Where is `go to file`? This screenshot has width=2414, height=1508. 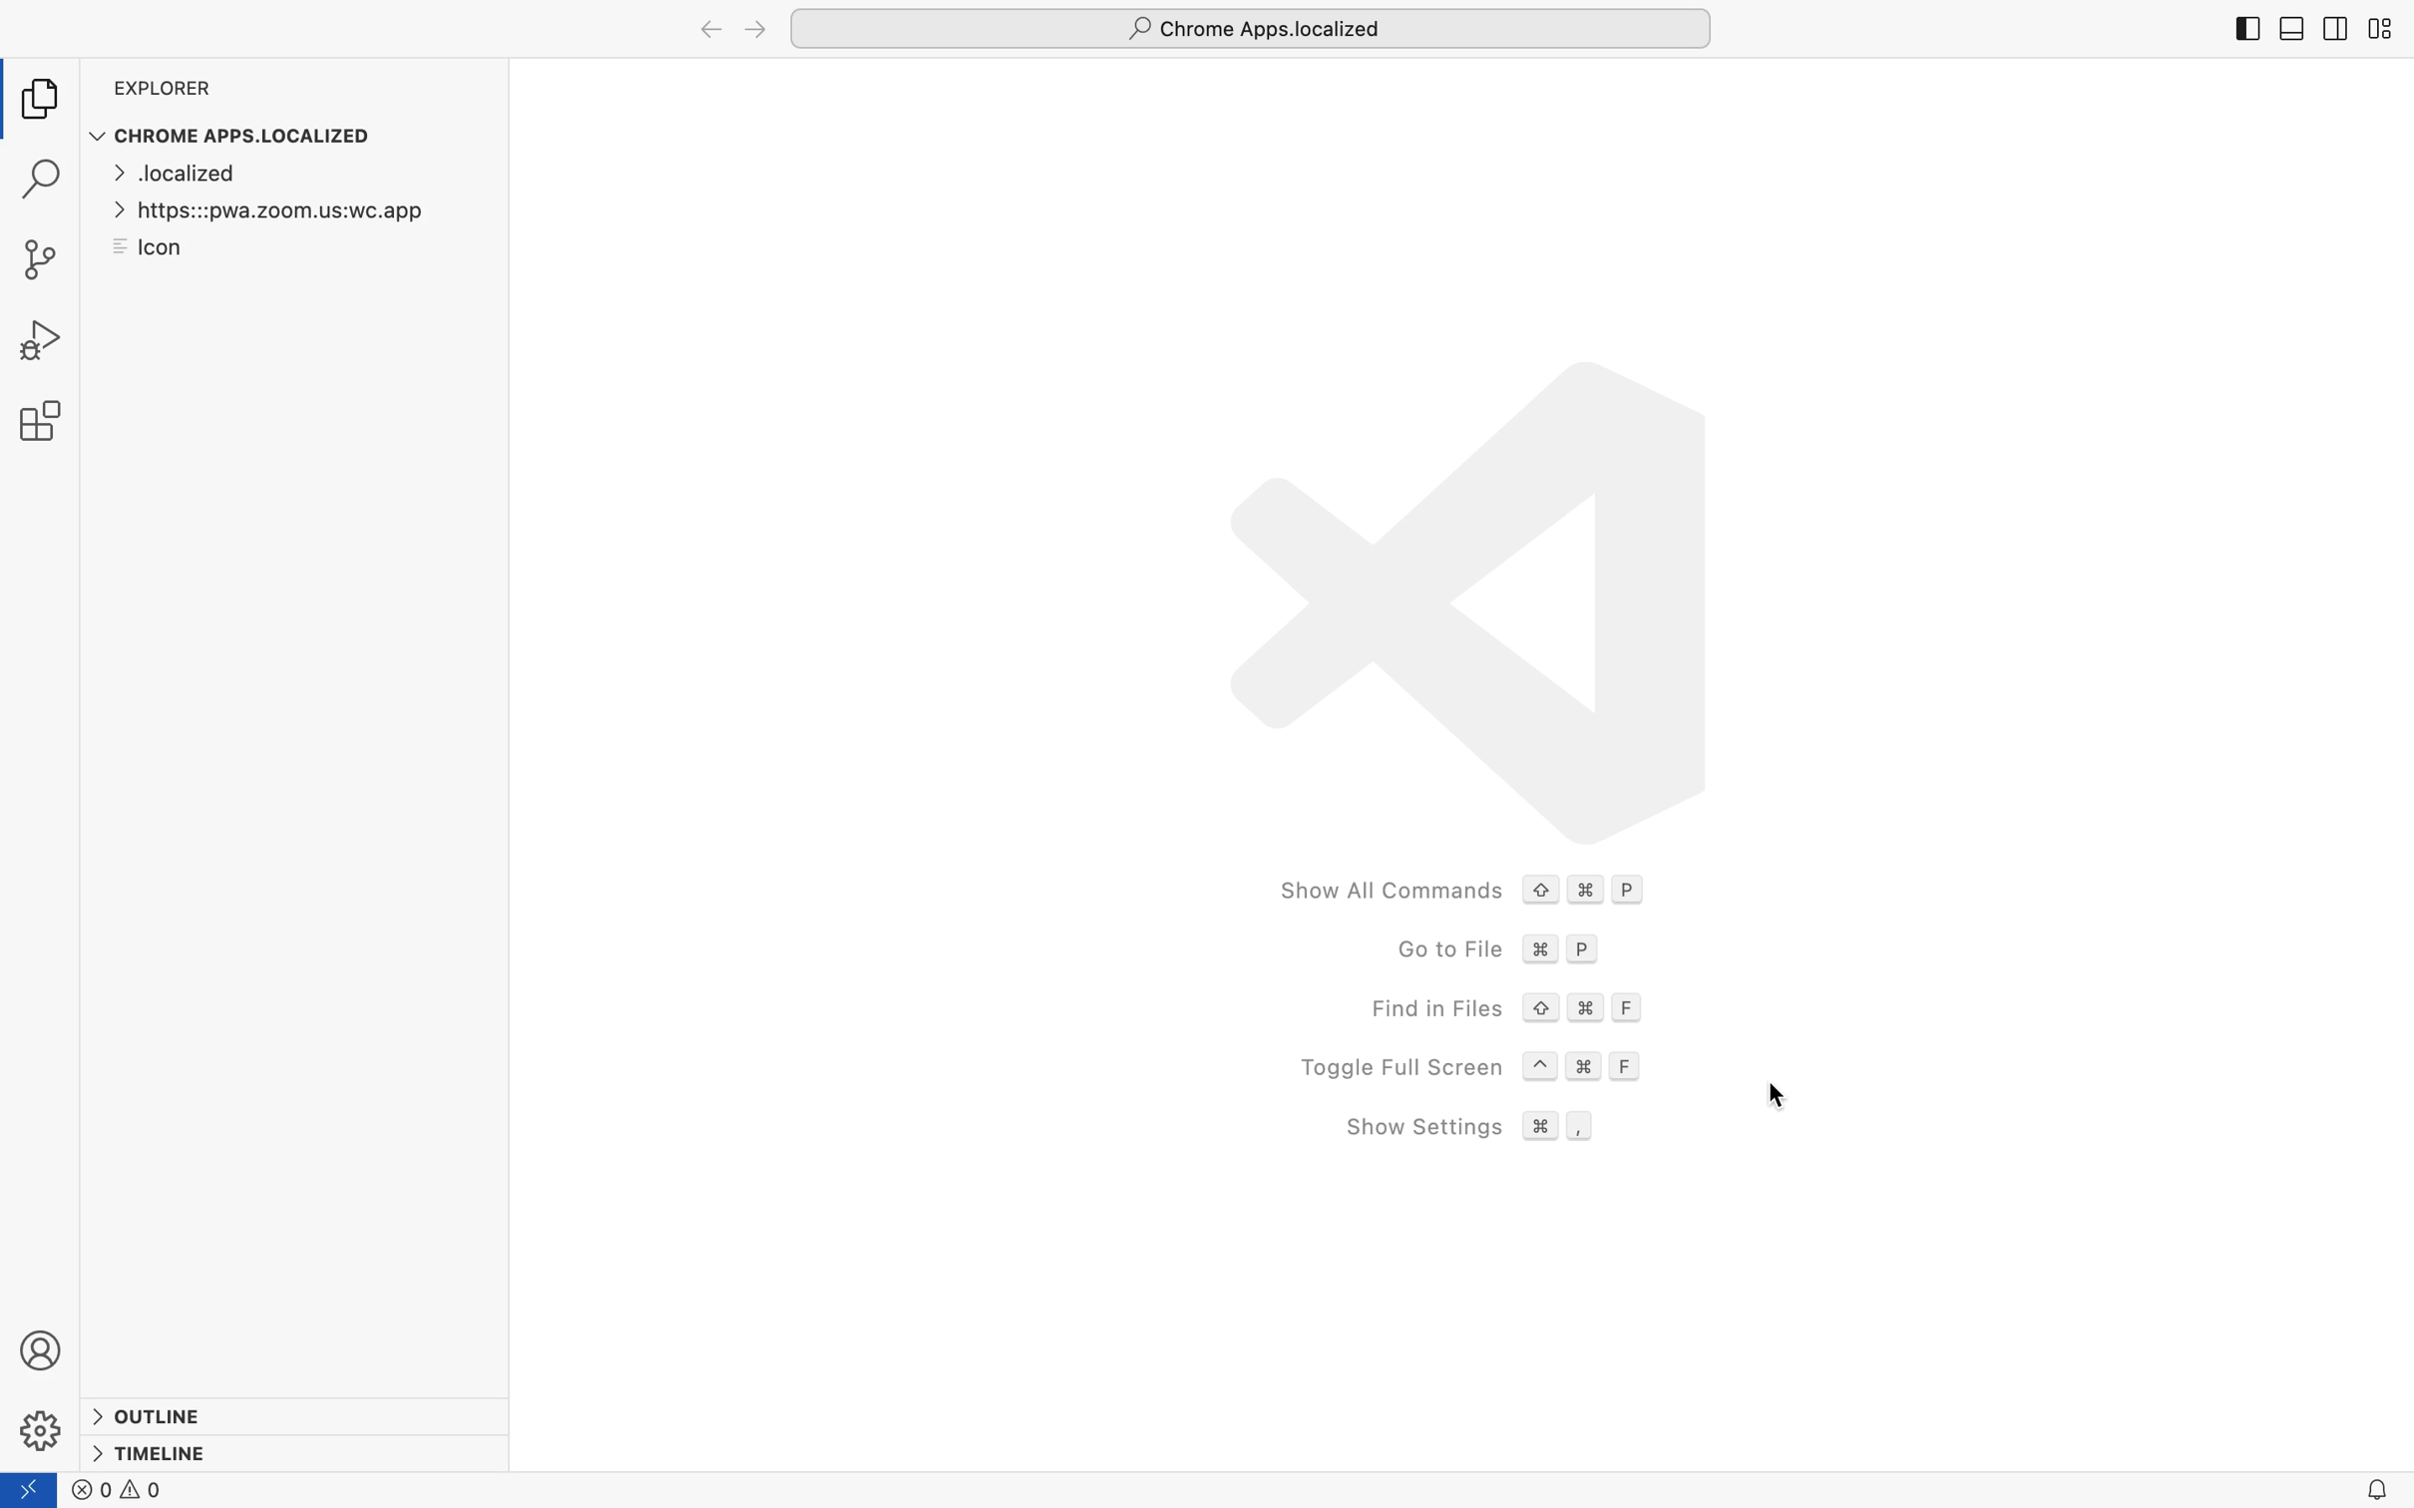 go to file is located at coordinates (1501, 950).